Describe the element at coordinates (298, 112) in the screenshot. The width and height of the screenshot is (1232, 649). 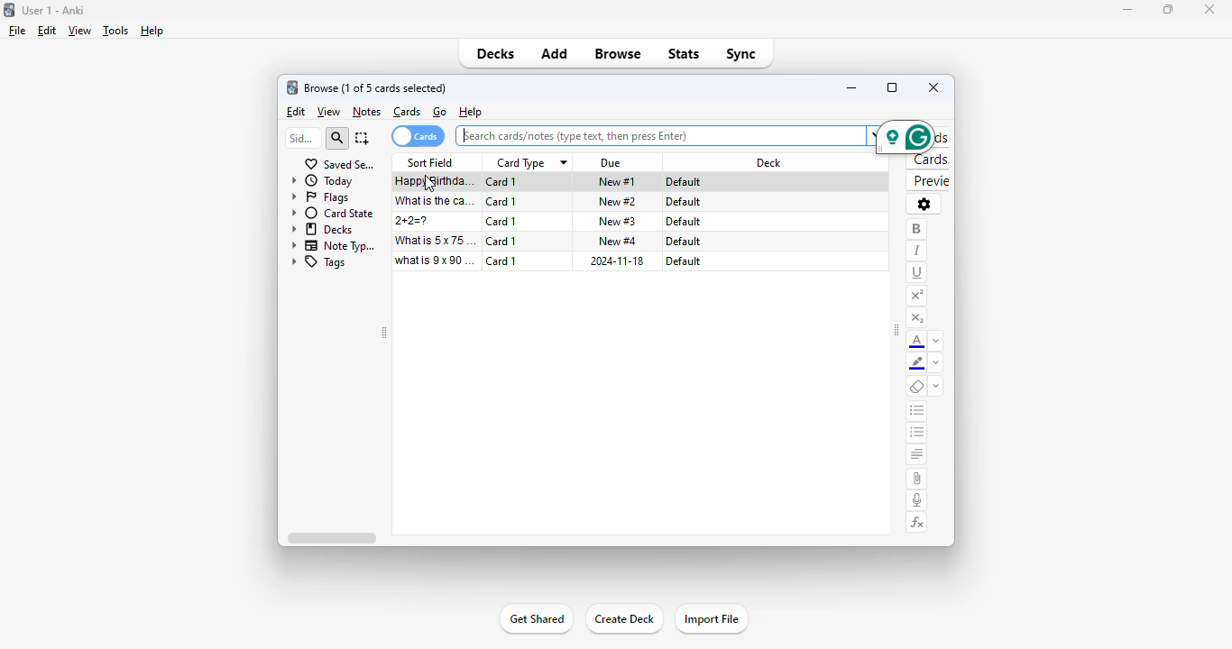
I see `edit` at that location.